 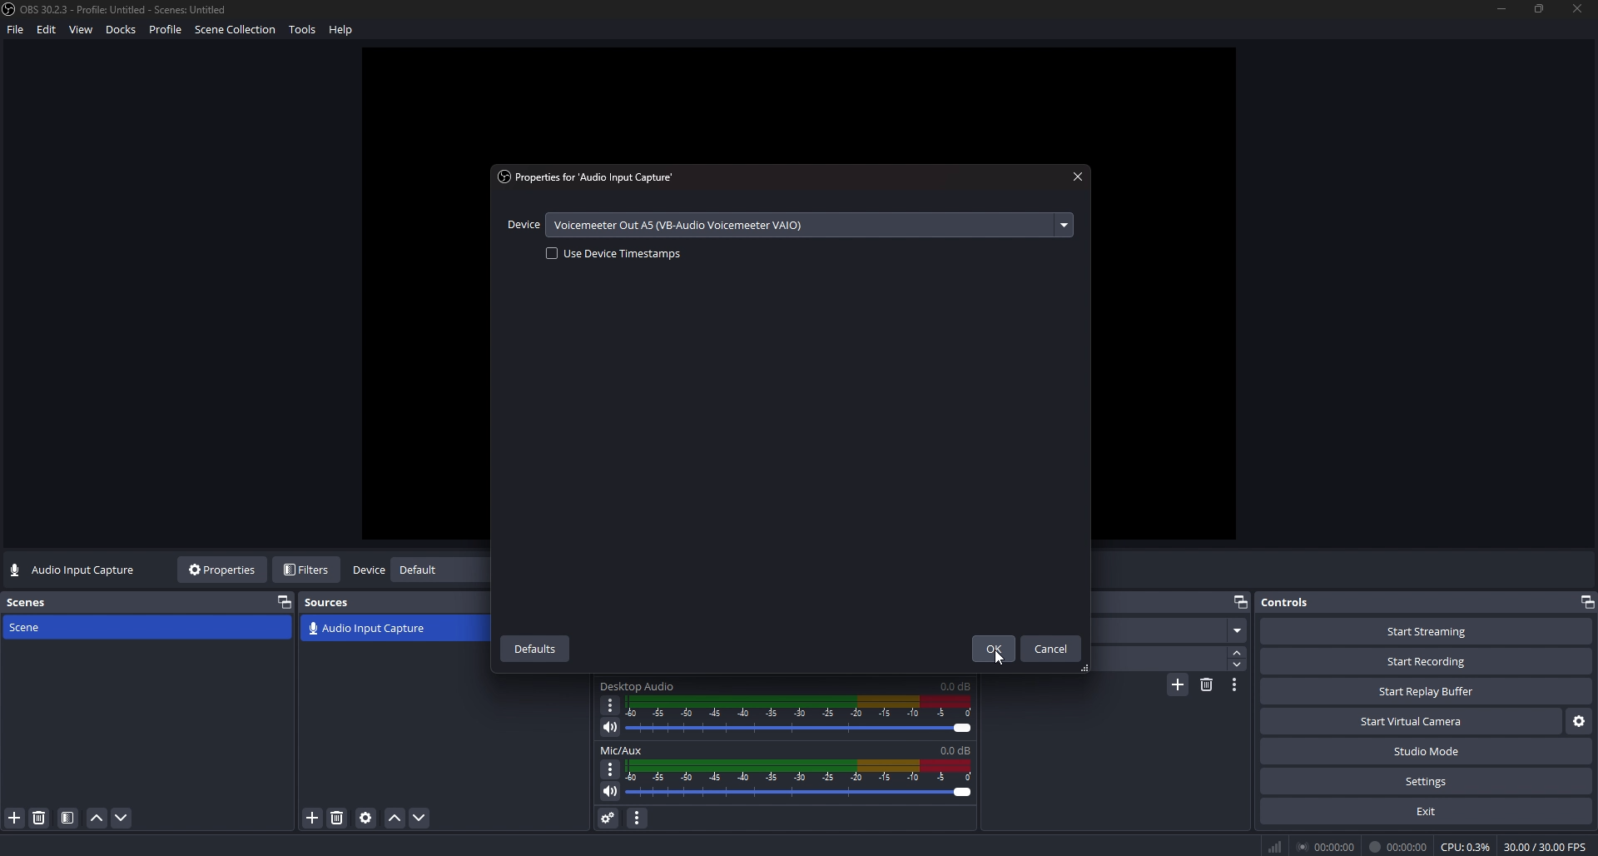 I want to click on tools, so click(x=306, y=32).